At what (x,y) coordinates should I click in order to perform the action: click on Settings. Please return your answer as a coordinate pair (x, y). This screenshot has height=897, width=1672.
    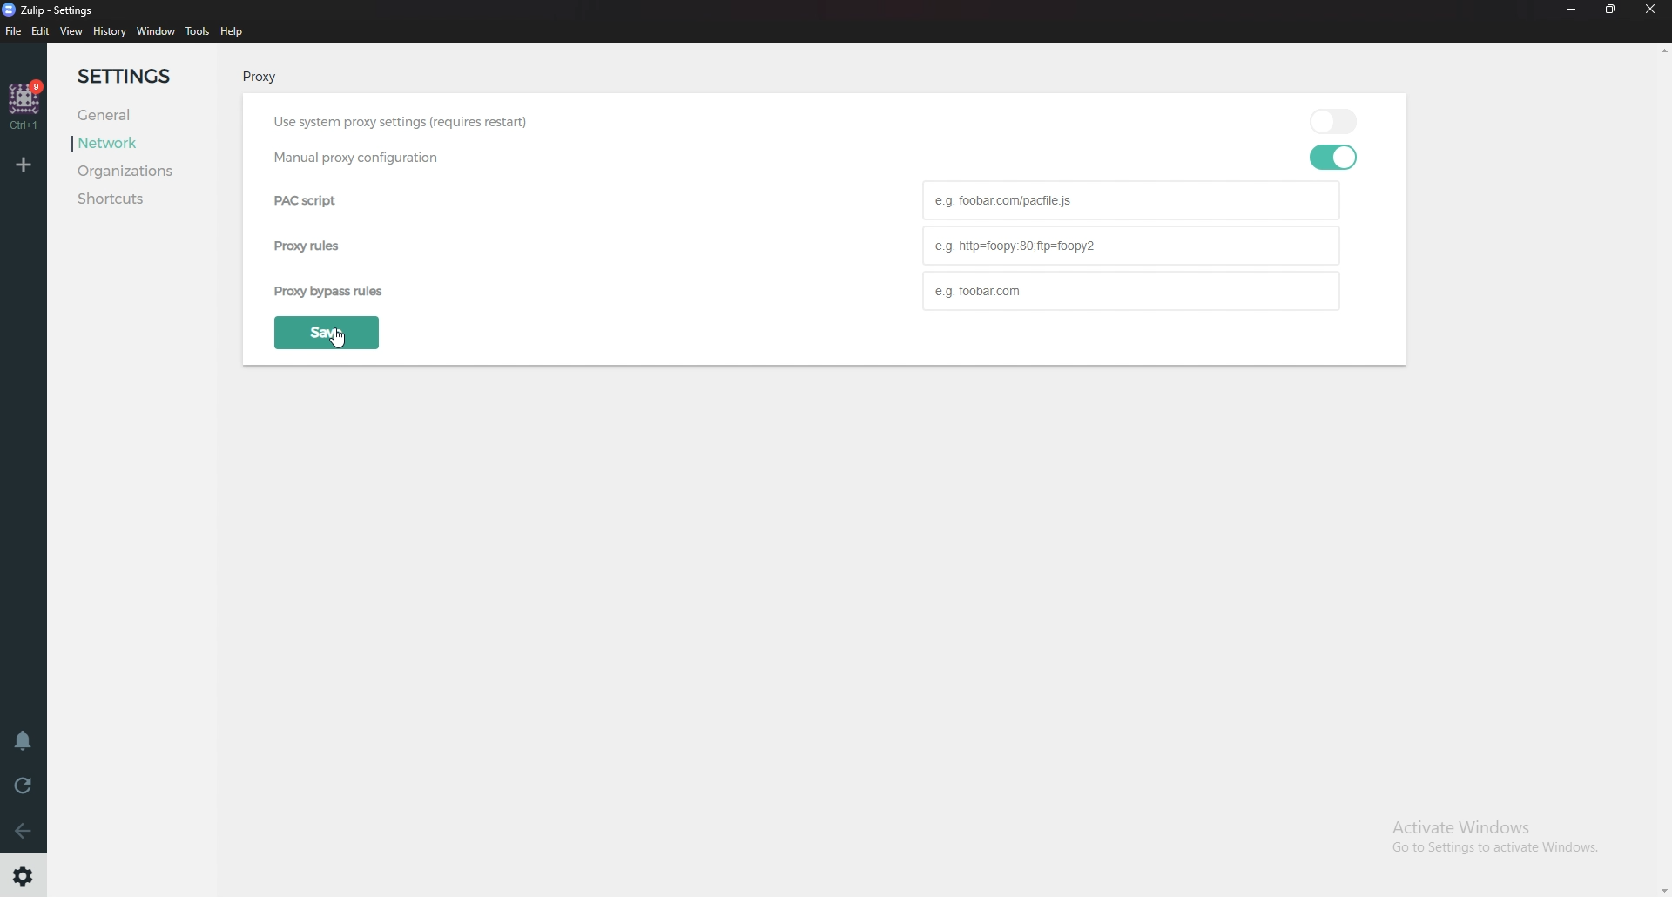
    Looking at the image, I should click on (142, 78).